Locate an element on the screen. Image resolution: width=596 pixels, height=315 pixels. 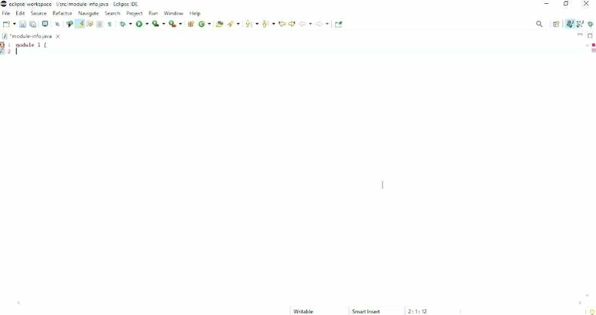
Toggle block selection mode is located at coordinates (100, 24).